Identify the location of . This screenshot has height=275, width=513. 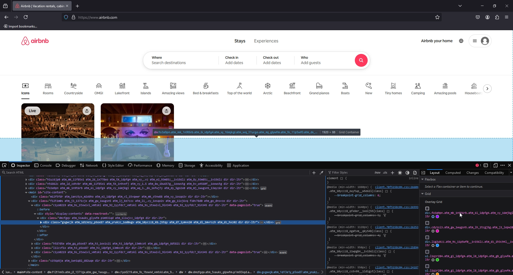
(427, 252).